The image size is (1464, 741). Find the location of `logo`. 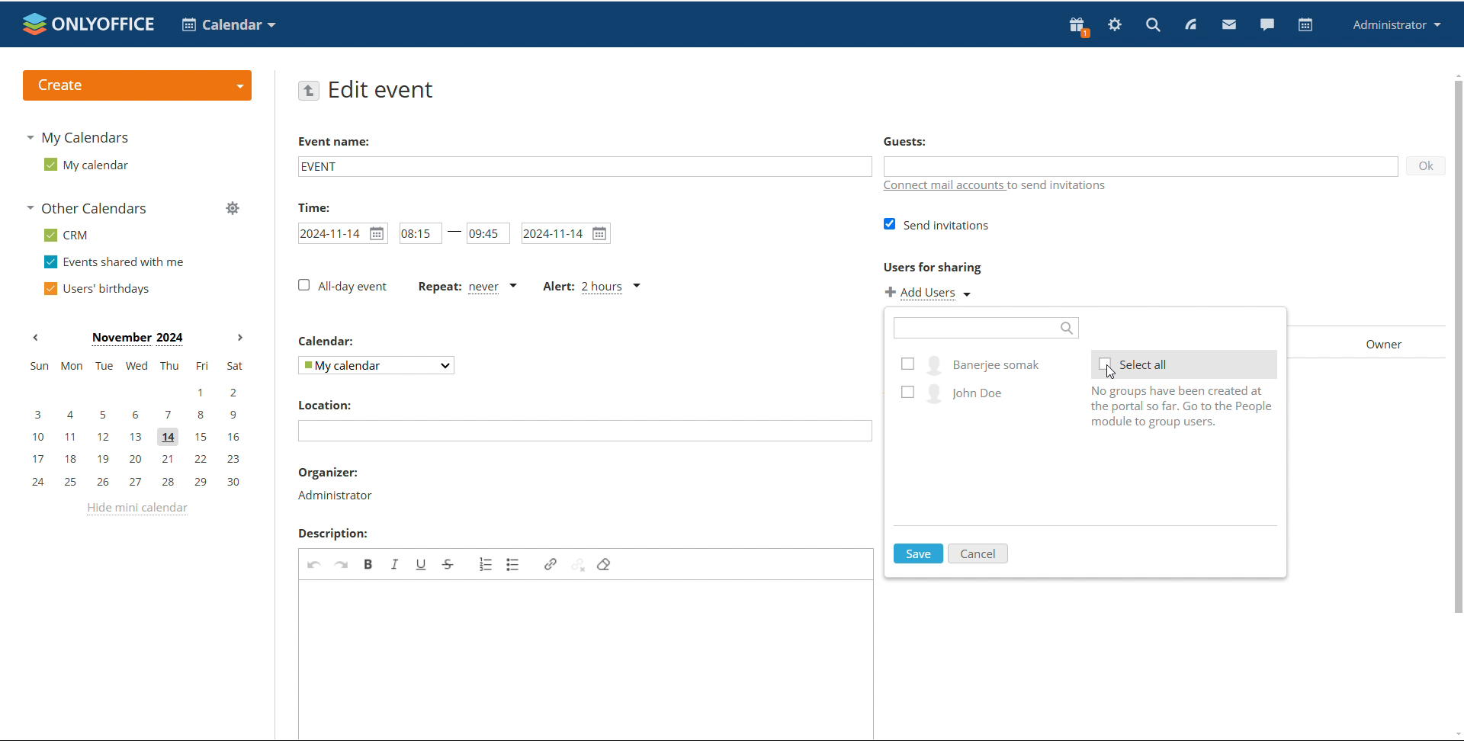

logo is located at coordinates (89, 24).